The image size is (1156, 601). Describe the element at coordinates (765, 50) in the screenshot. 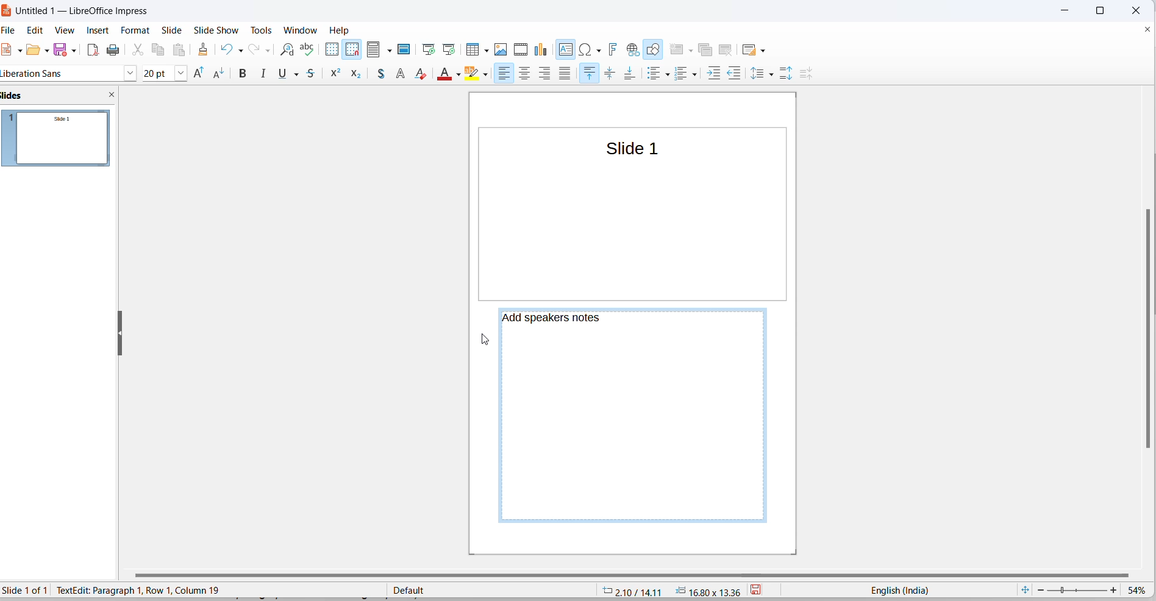

I see `slide layout options` at that location.